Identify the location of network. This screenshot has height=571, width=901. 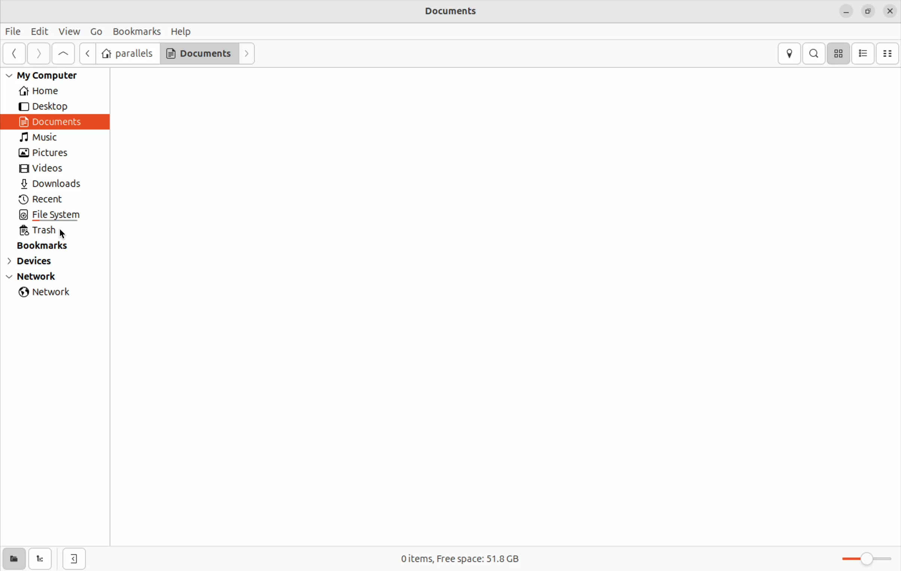
(49, 293).